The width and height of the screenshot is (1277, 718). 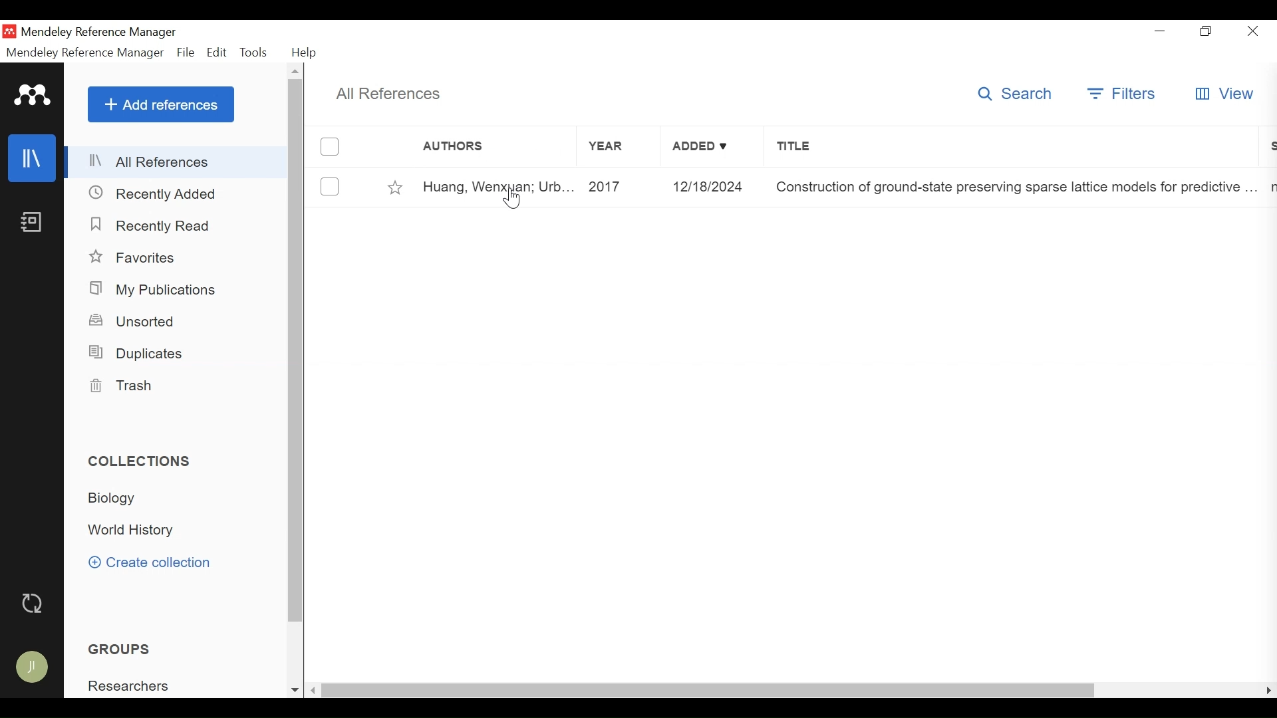 I want to click on Mendeley Reference Manager, so click(x=85, y=53).